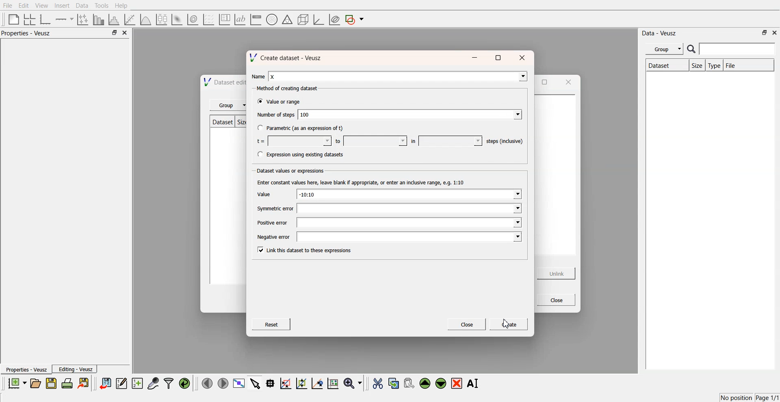 The height and width of the screenshot is (402, 780). I want to click on Value, so click(268, 194).